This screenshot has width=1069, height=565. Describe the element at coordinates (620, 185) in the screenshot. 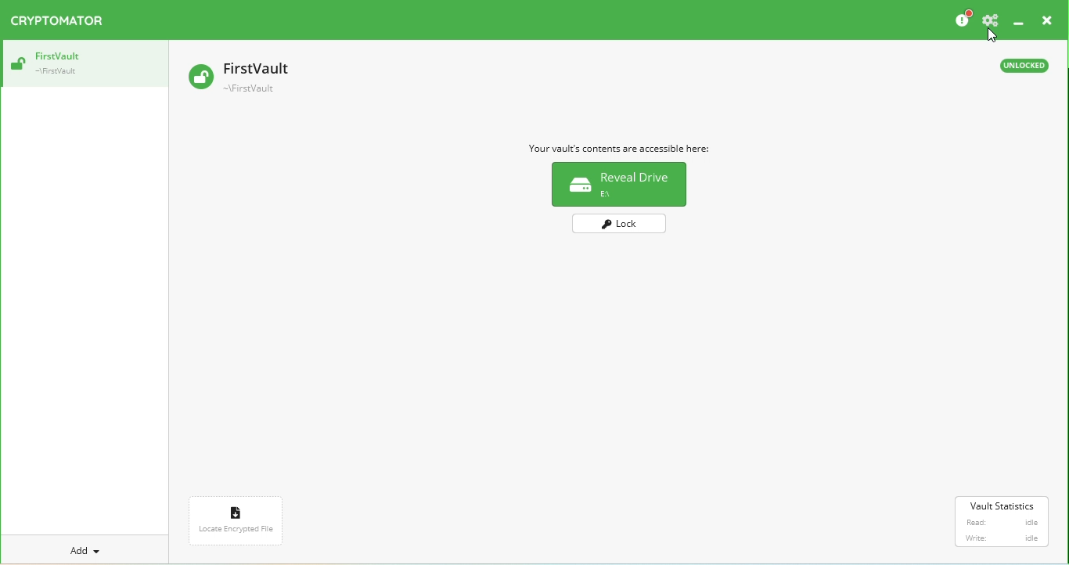

I see `Reveal drive` at that location.